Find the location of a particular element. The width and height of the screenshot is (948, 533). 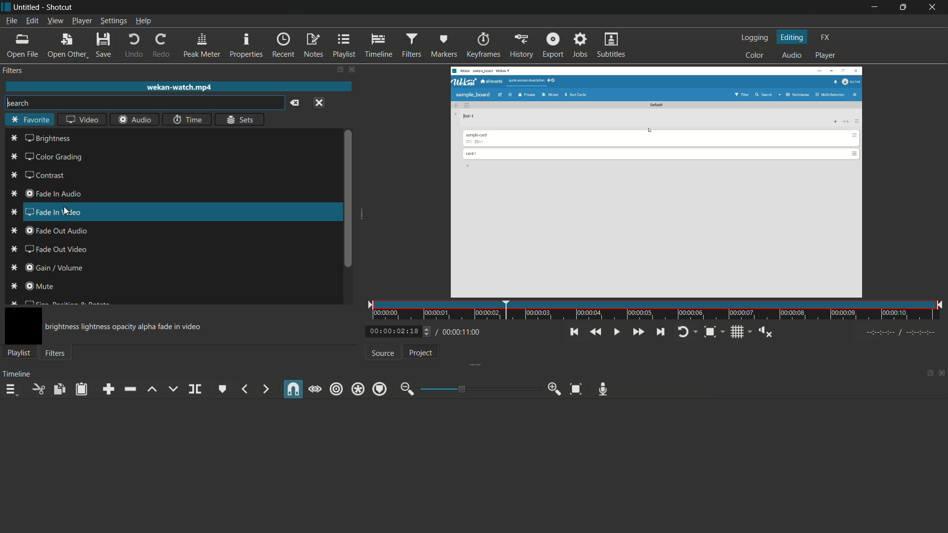

undo is located at coordinates (134, 46).